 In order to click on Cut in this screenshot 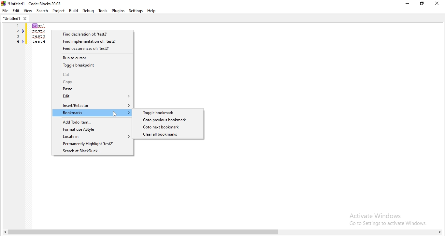, I will do `click(93, 74)`.